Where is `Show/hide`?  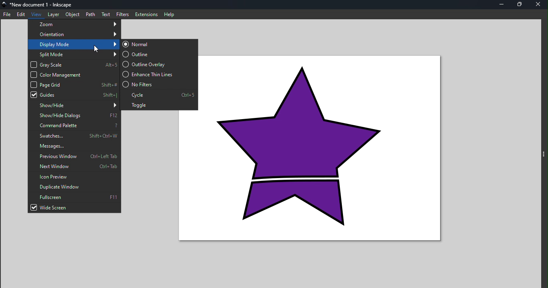
Show/hide is located at coordinates (73, 106).